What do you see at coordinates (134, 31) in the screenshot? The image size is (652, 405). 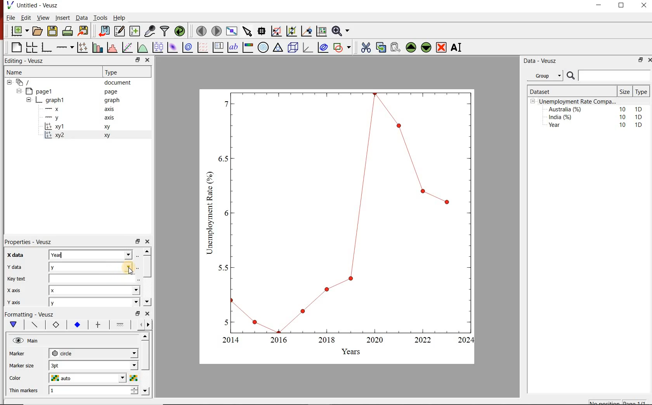 I see `create new datasets` at bounding box center [134, 31].